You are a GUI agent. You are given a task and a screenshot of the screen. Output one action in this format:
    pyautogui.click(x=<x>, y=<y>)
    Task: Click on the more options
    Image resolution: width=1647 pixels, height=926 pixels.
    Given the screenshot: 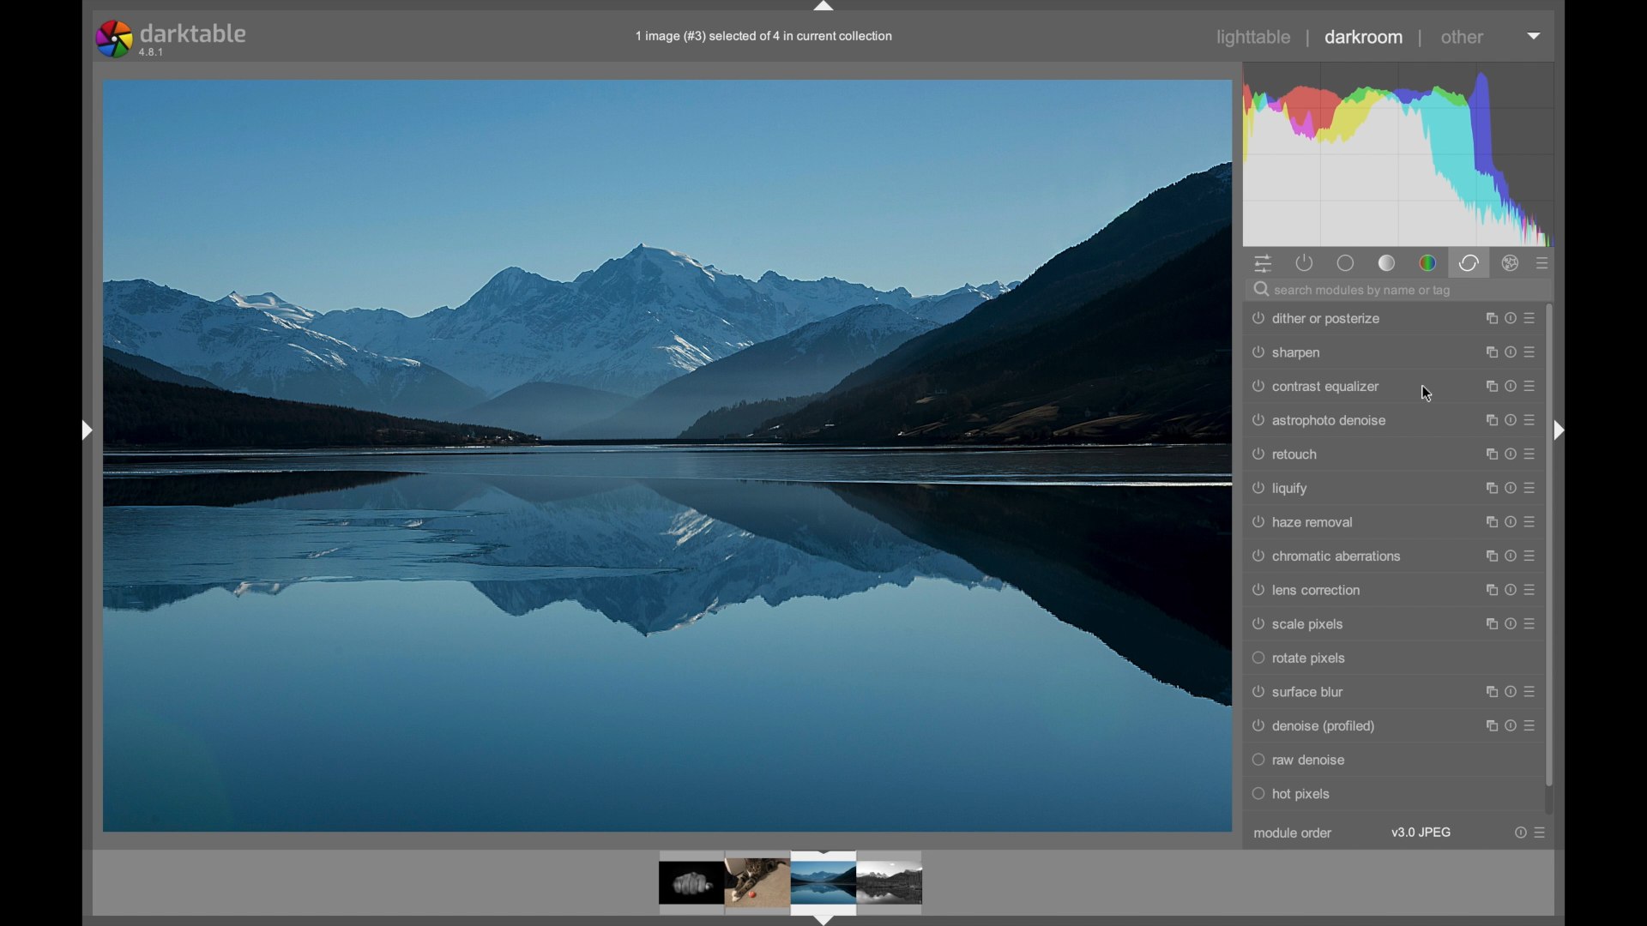 What is the action you would take?
    pyautogui.click(x=1529, y=833)
    